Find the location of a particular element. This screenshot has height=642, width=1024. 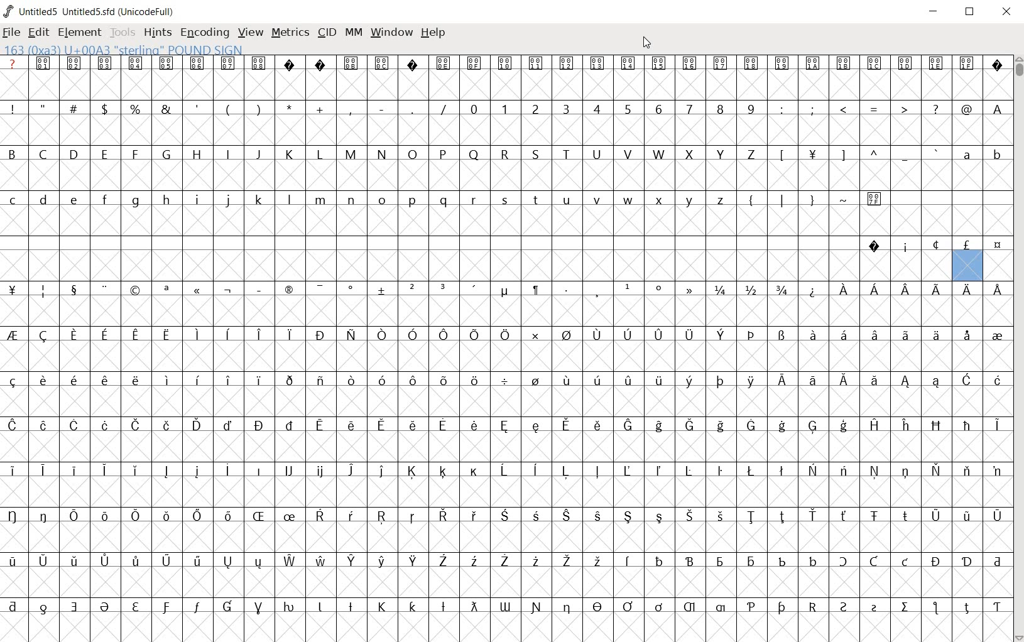

Symbol is located at coordinates (565, 380).